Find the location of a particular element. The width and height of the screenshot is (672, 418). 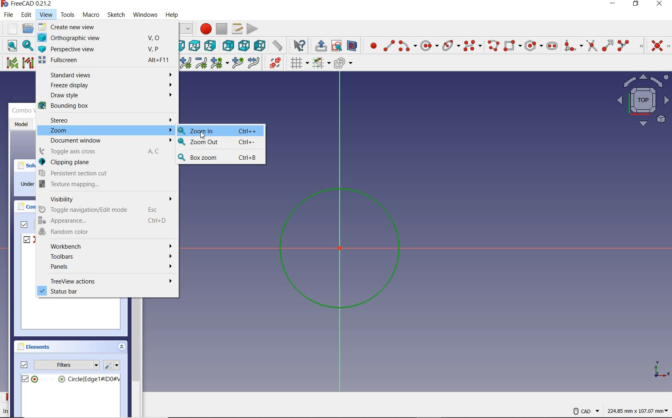

coordinate is located at coordinates (661, 369).